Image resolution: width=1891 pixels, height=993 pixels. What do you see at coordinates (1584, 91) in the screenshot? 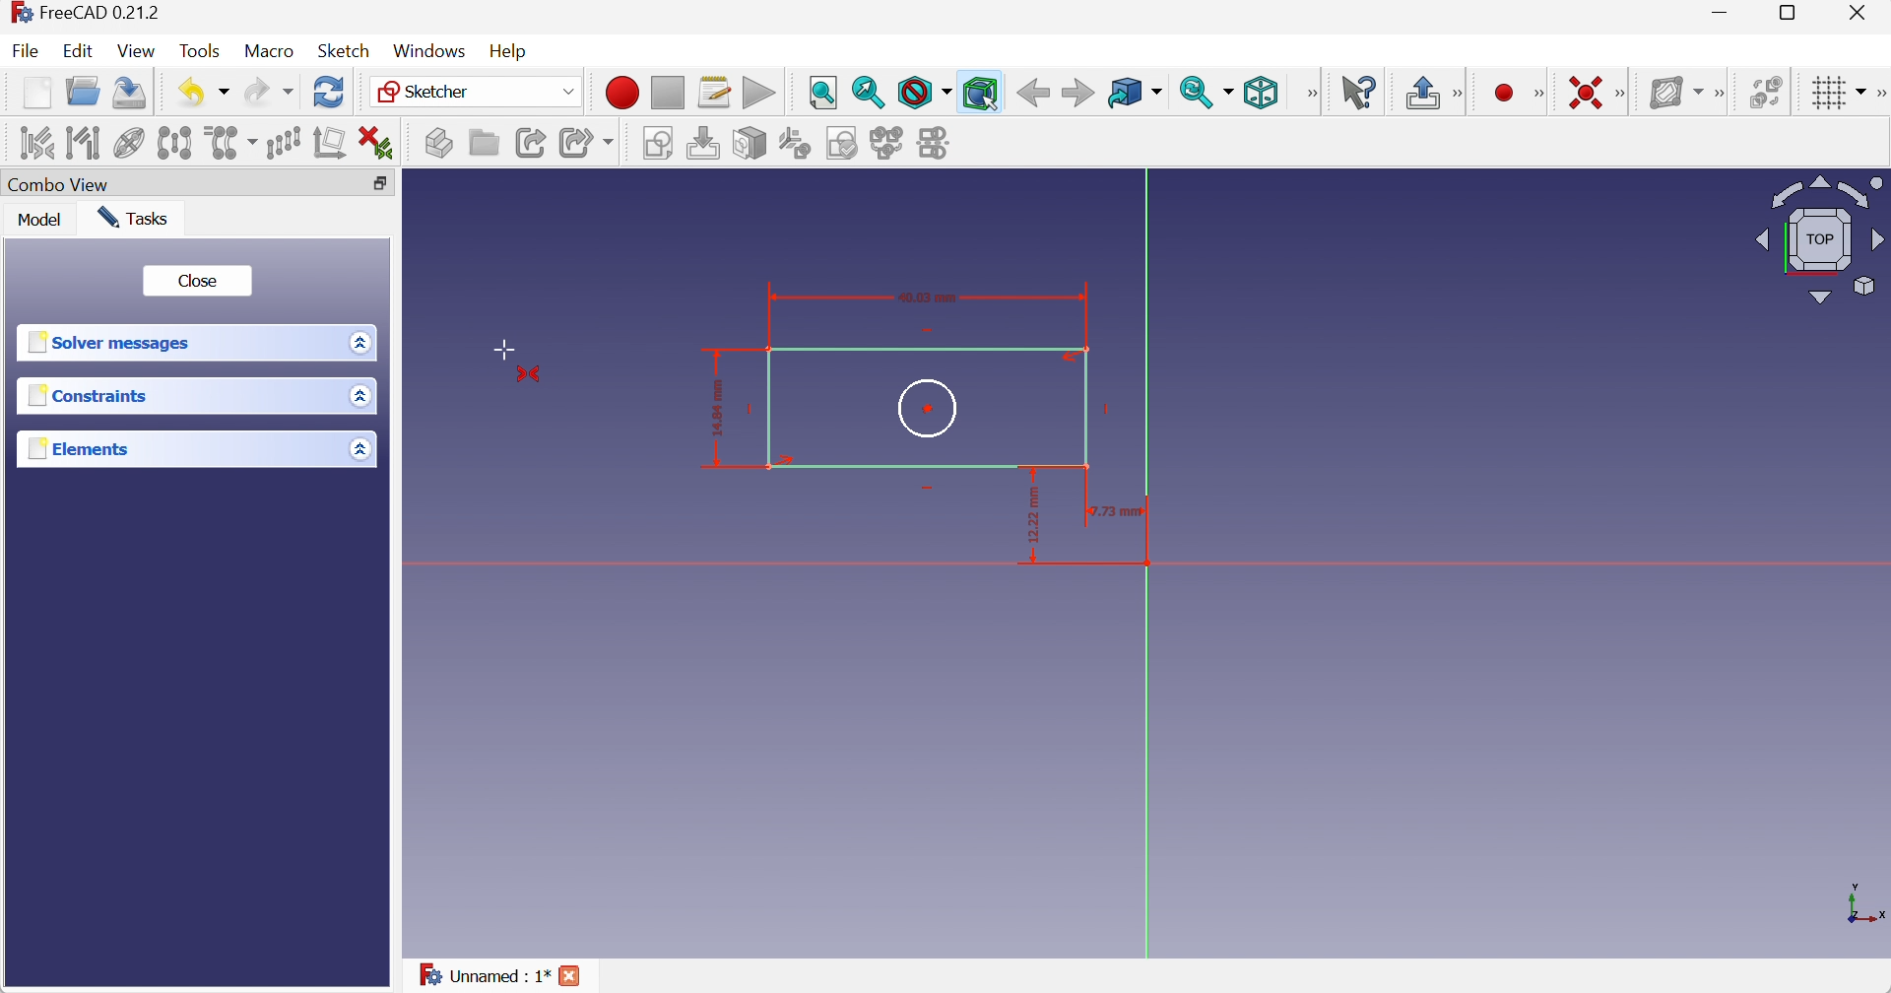
I see `Constrain coincident` at bounding box center [1584, 91].